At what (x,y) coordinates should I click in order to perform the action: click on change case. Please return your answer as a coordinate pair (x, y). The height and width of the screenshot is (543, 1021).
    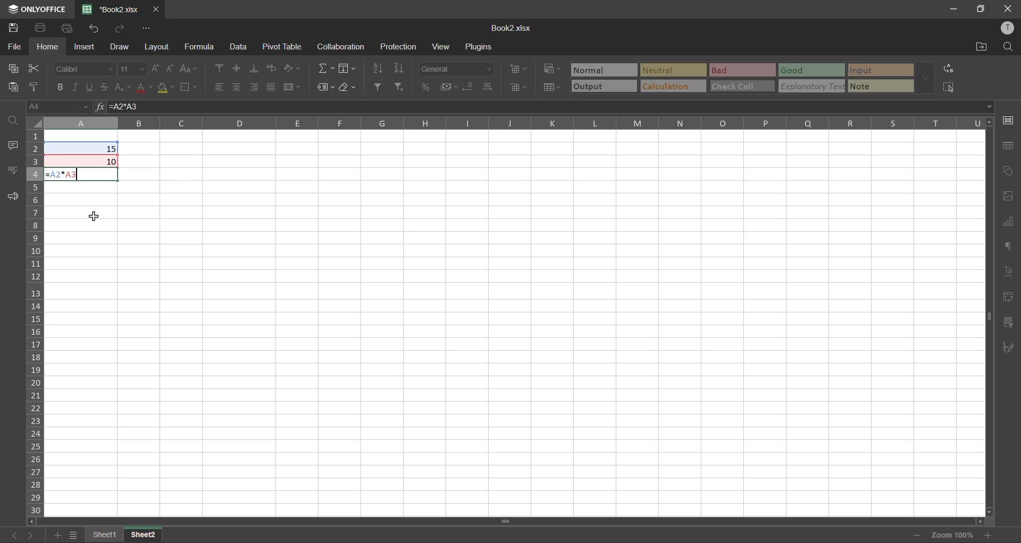
    Looking at the image, I should click on (187, 68).